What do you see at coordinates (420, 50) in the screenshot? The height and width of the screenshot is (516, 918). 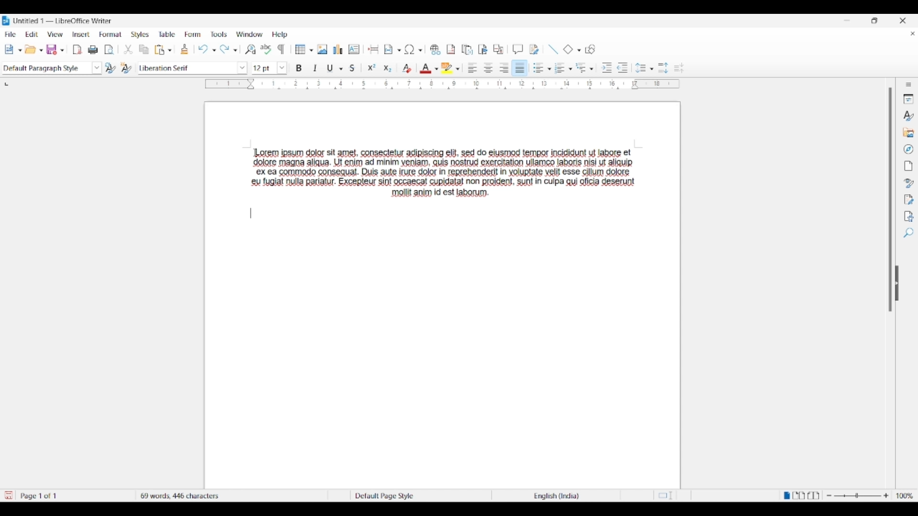 I see `Special character options` at bounding box center [420, 50].